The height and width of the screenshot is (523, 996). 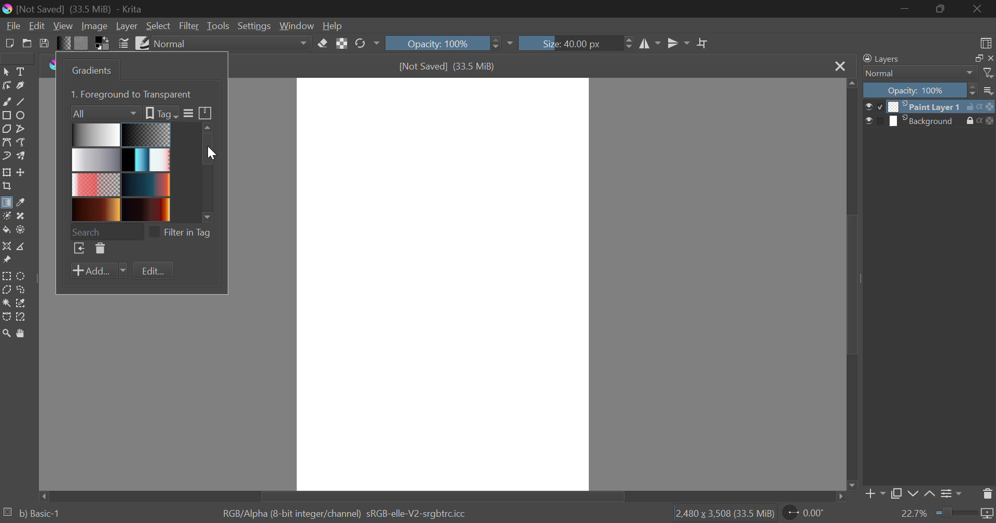 I want to click on Filter, so click(x=190, y=26).